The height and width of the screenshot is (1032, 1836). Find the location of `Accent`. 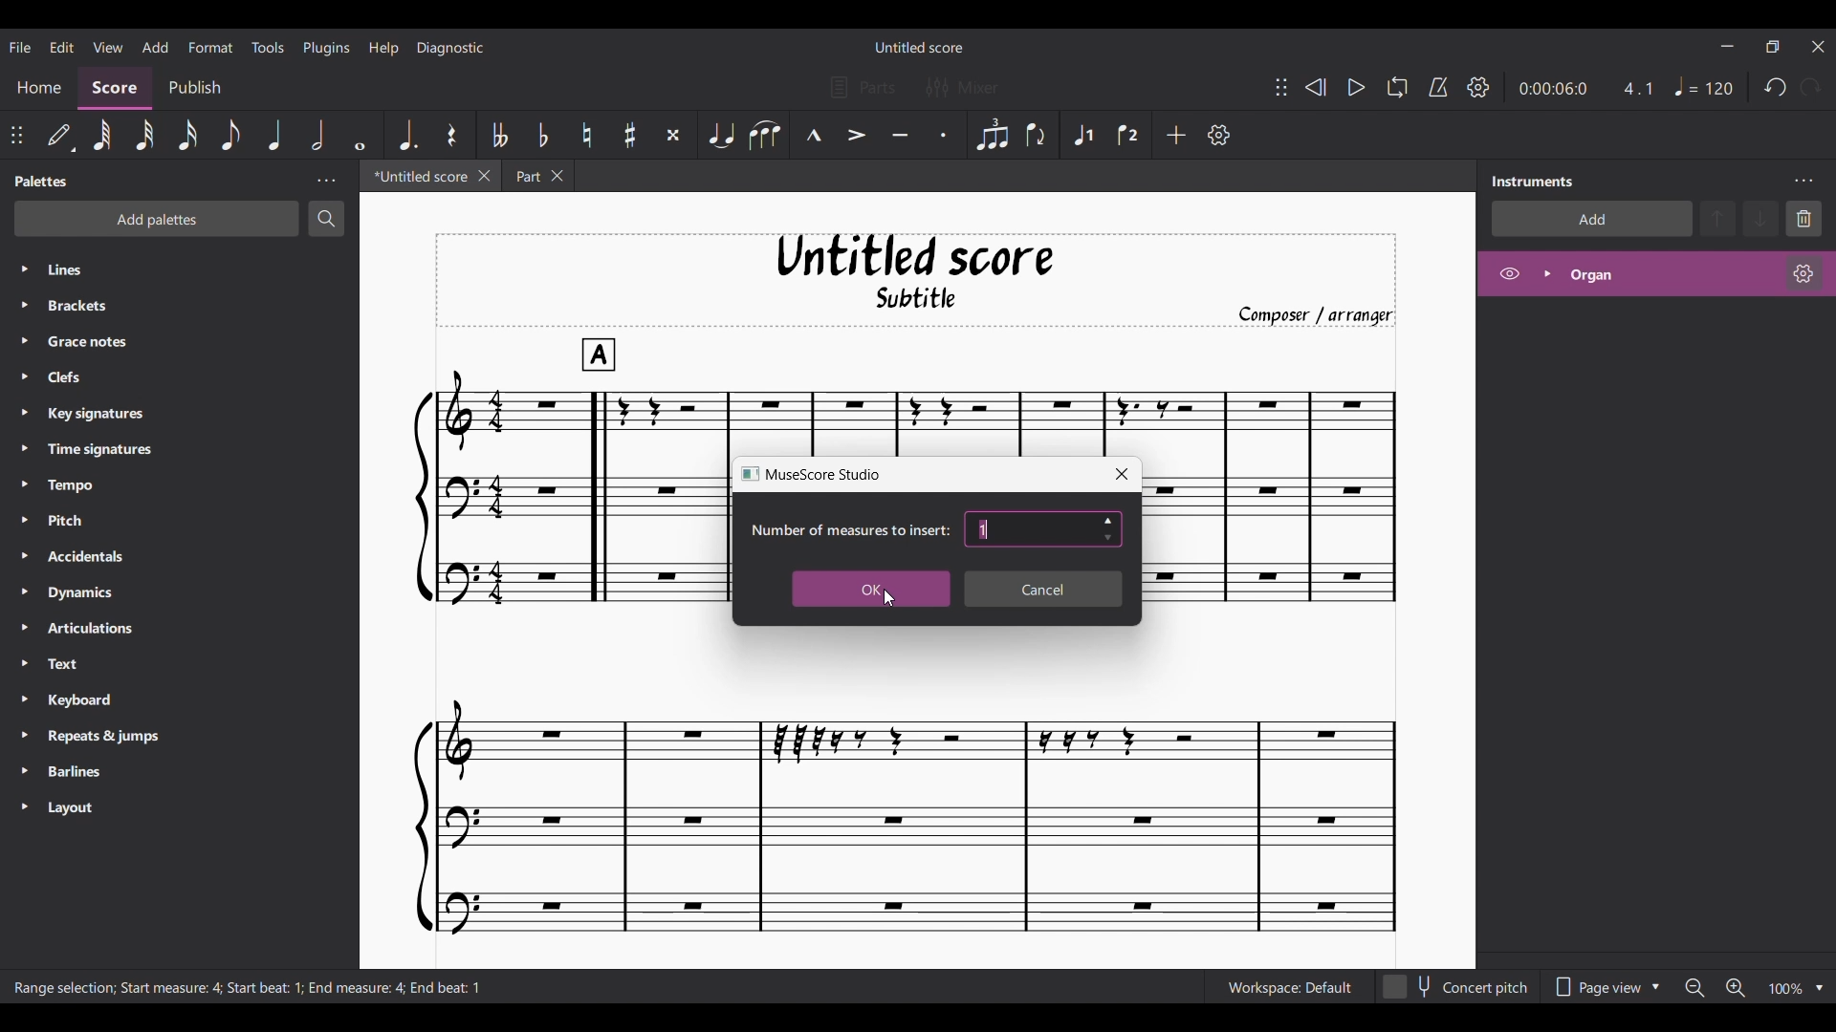

Accent is located at coordinates (857, 136).